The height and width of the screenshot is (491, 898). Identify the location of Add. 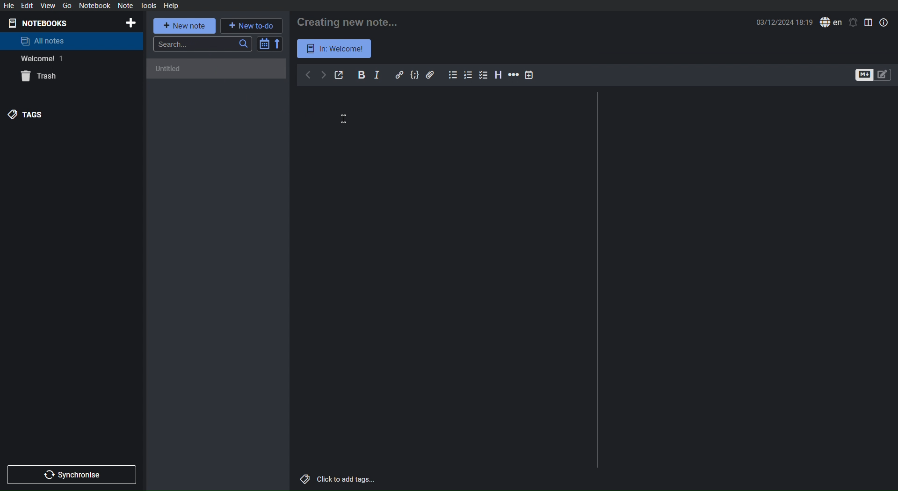
(130, 23).